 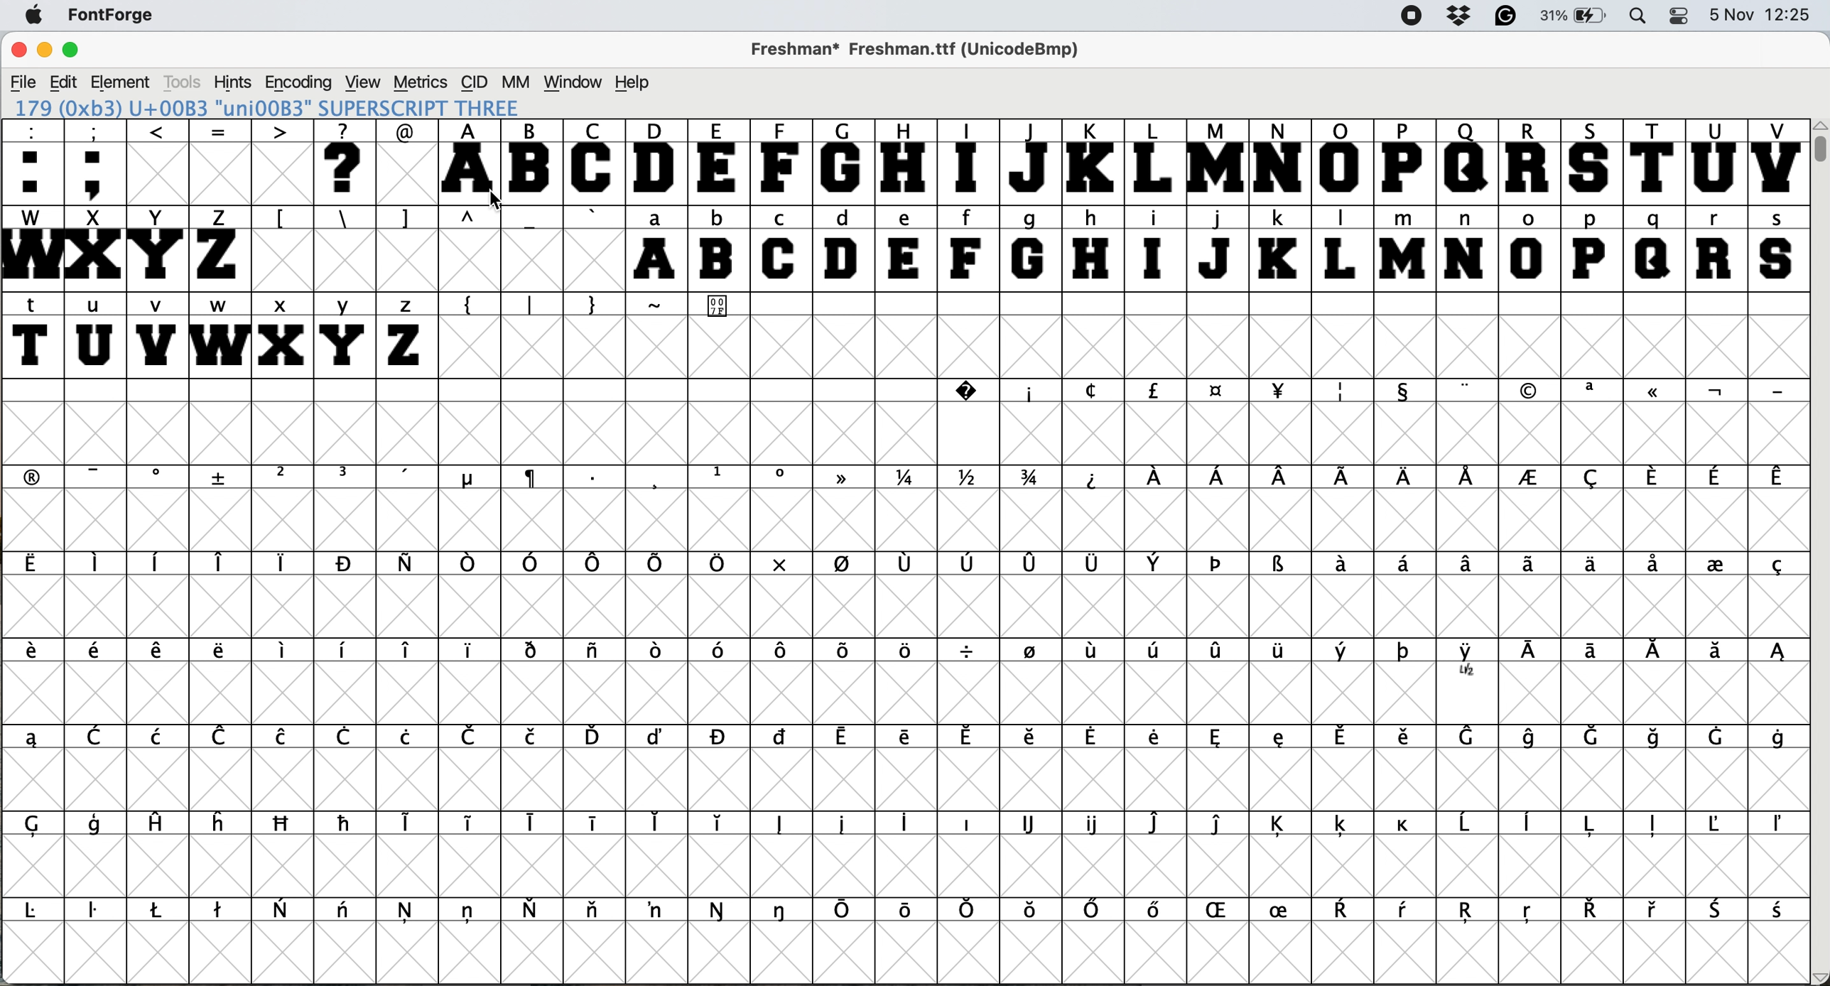 What do you see at coordinates (778, 563) in the screenshot?
I see `x` at bounding box center [778, 563].